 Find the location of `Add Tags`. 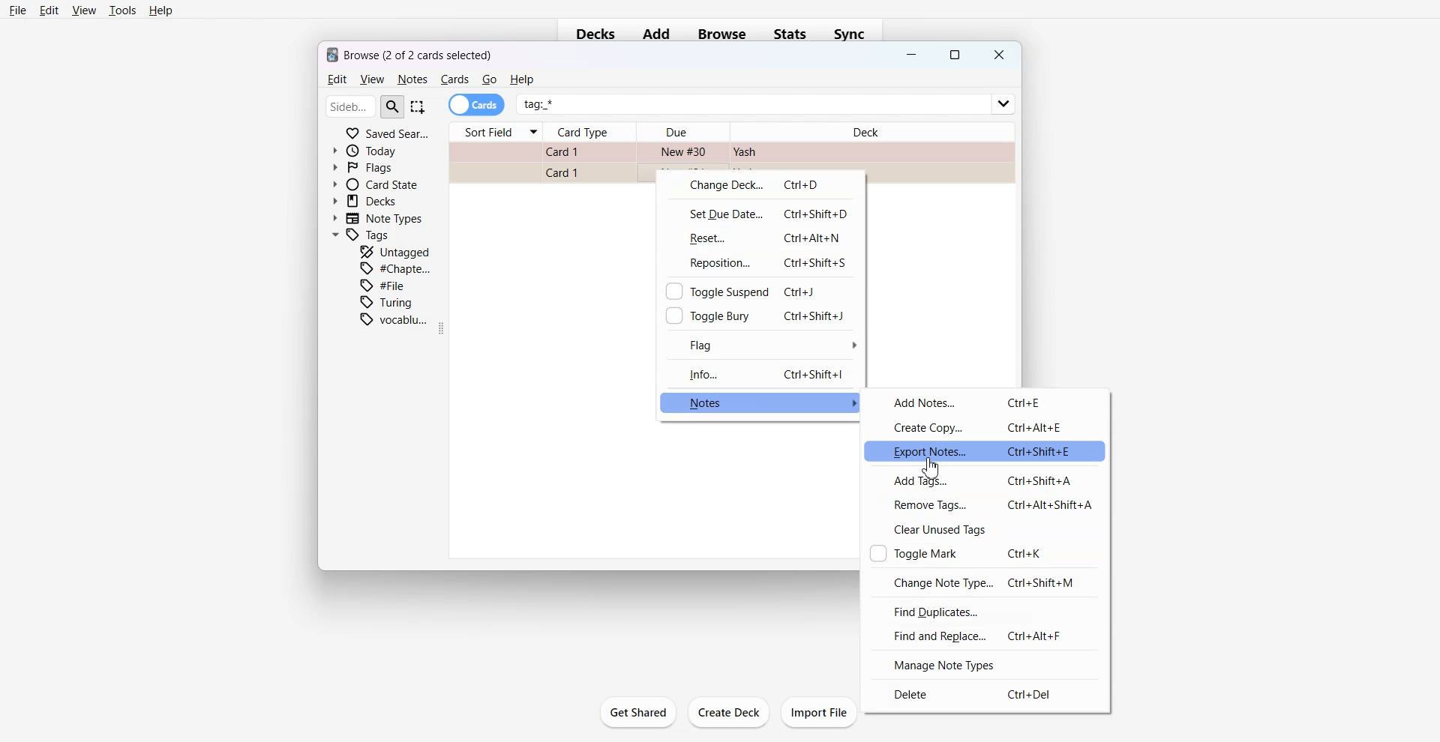

Add Tags is located at coordinates (983, 480).